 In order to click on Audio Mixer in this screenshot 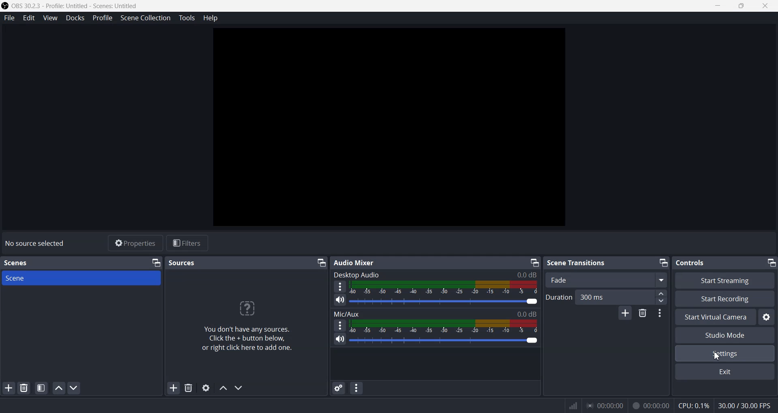, I will do `click(355, 264)`.